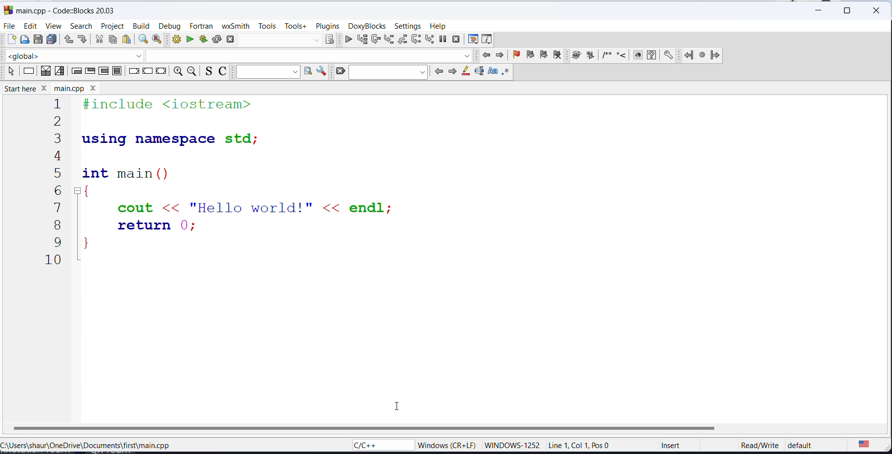  What do you see at coordinates (558, 56) in the screenshot?
I see `remove bookmark` at bounding box center [558, 56].